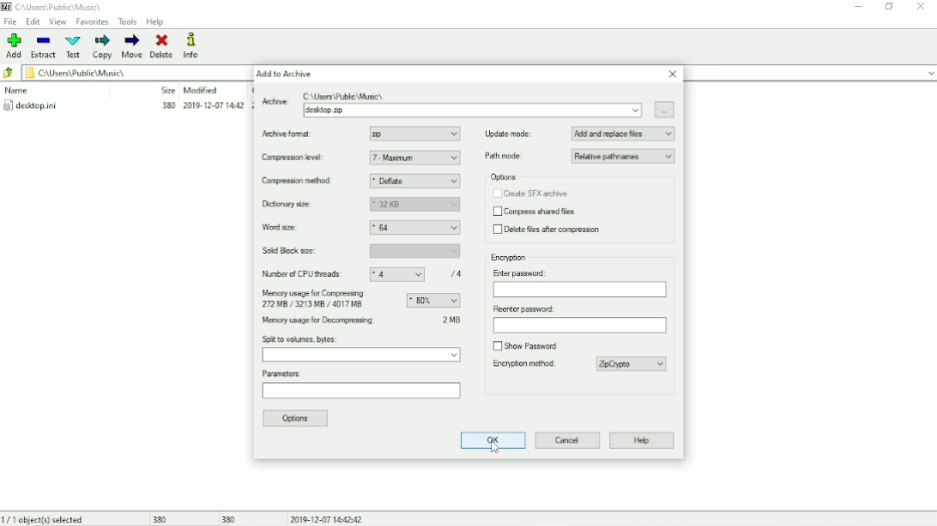 This screenshot has height=526, width=937. Describe the element at coordinates (275, 100) in the screenshot. I see `Active` at that location.